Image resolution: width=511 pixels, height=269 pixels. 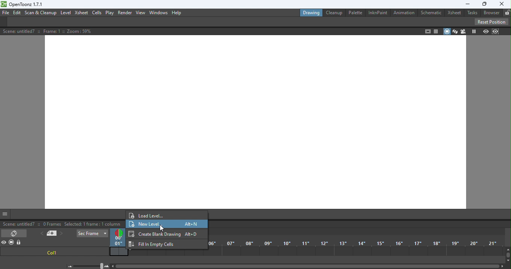 I want to click on Sec Frame, so click(x=92, y=234).